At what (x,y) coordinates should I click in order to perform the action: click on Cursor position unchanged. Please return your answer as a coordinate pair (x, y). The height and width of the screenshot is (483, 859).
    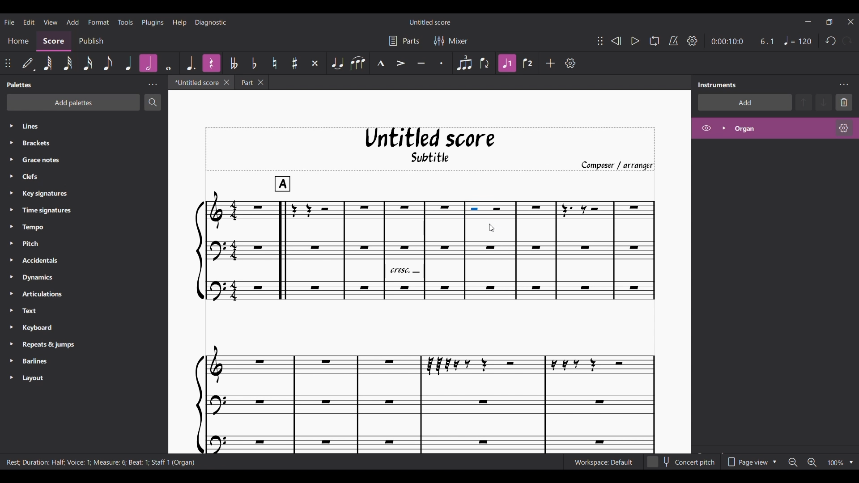
    Looking at the image, I should click on (492, 228).